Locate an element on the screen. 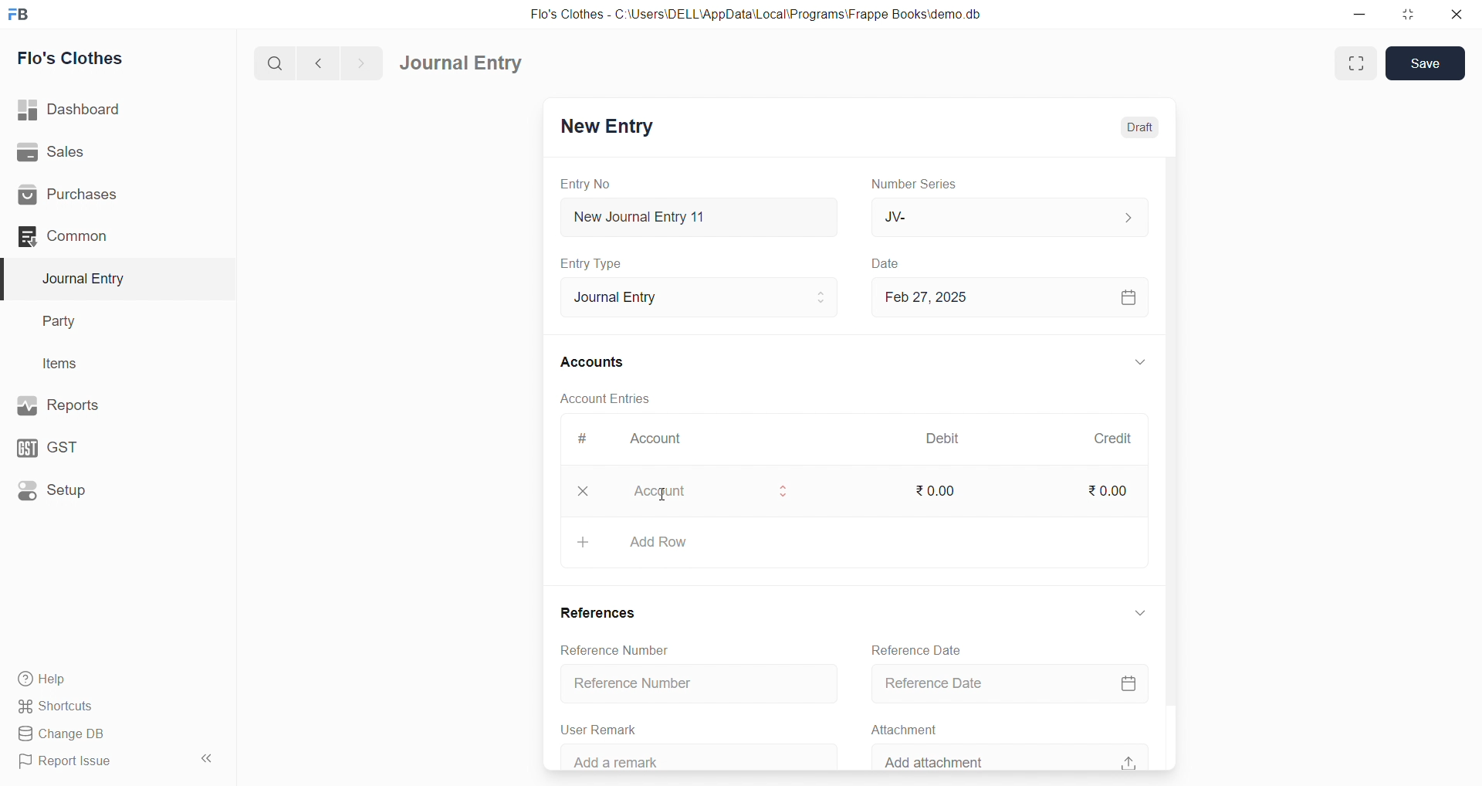 The height and width of the screenshot is (786, 1482). Save is located at coordinates (1426, 63).